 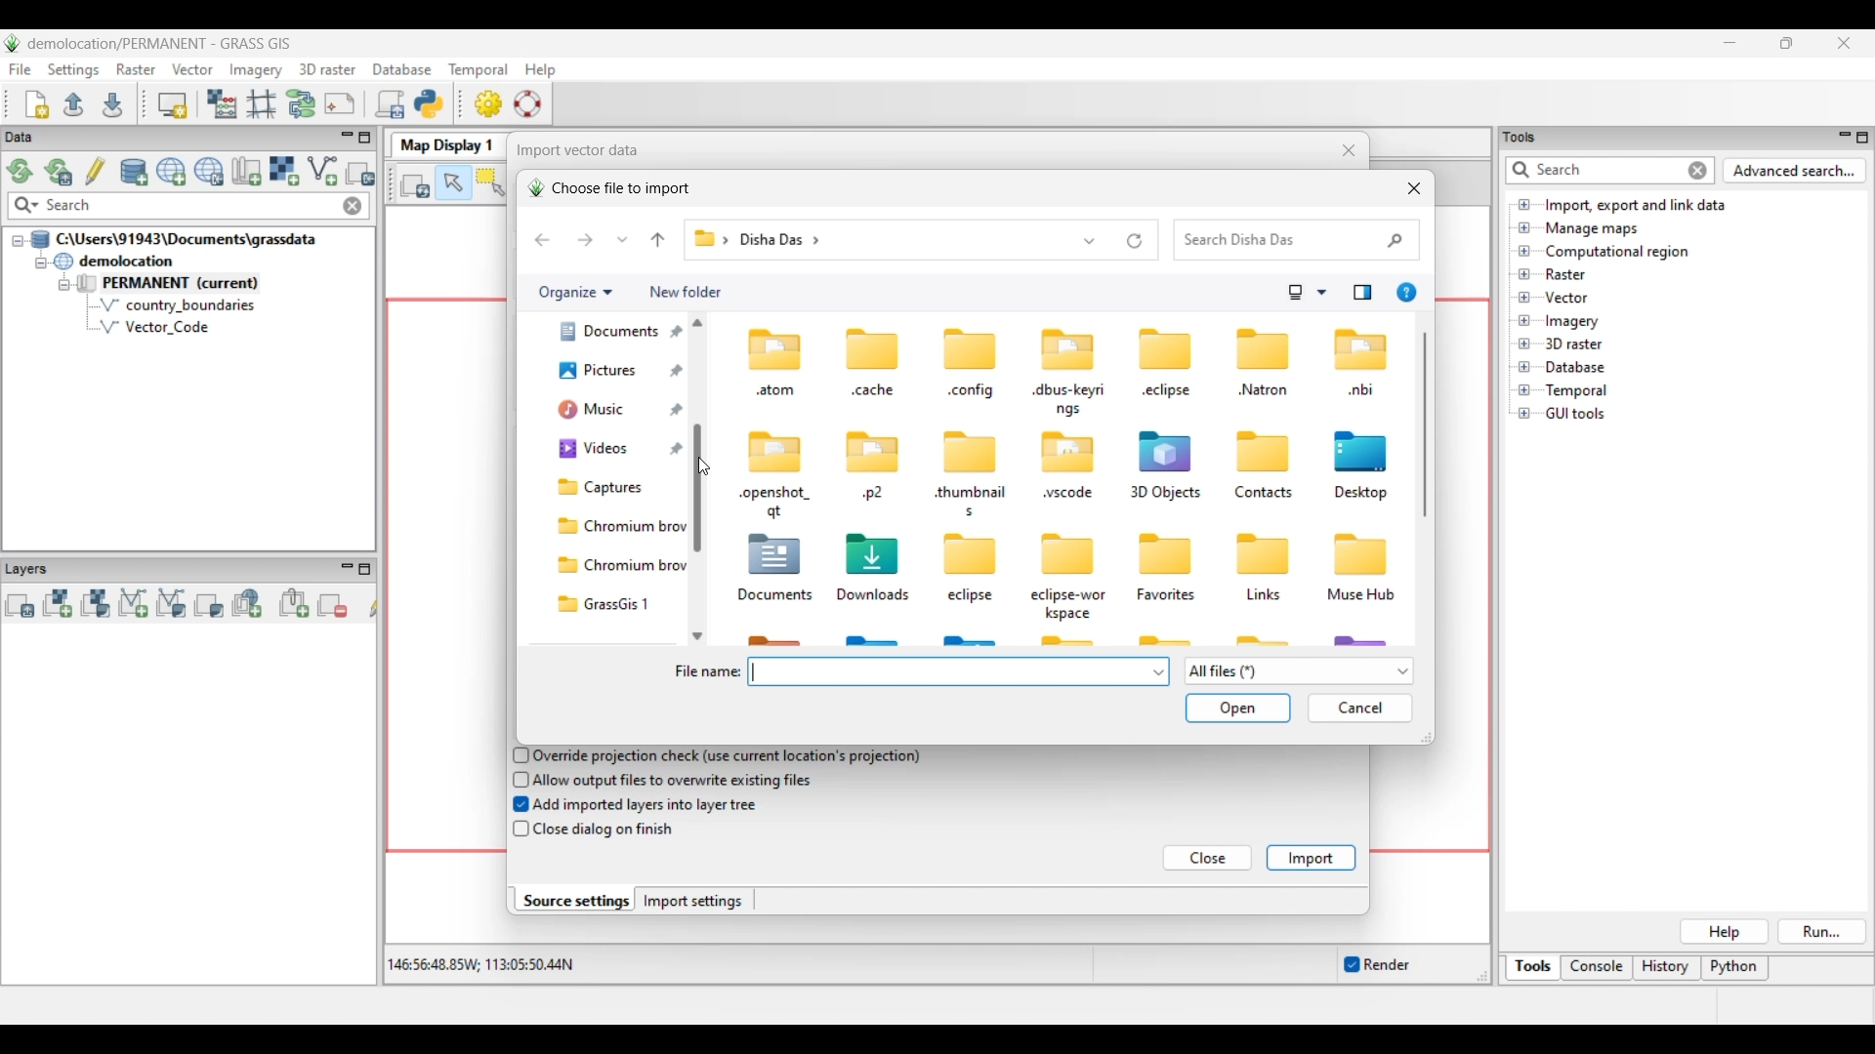 What do you see at coordinates (1169, 393) in the screenshot?
I see `«eclipse` at bounding box center [1169, 393].